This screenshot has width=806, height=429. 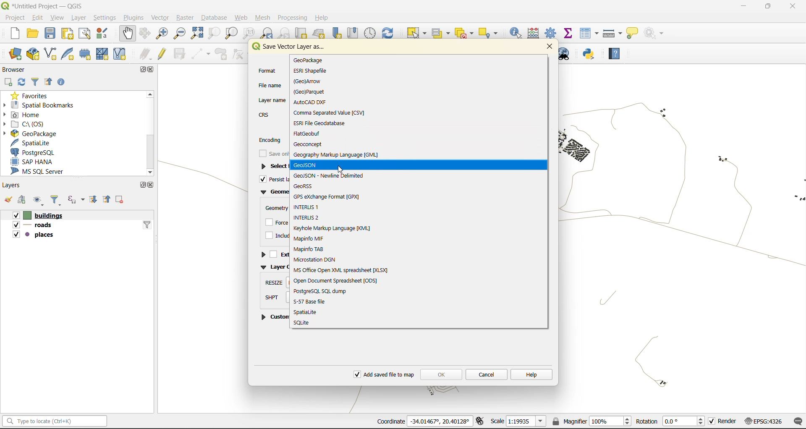 I want to click on coordinates, so click(x=426, y=422).